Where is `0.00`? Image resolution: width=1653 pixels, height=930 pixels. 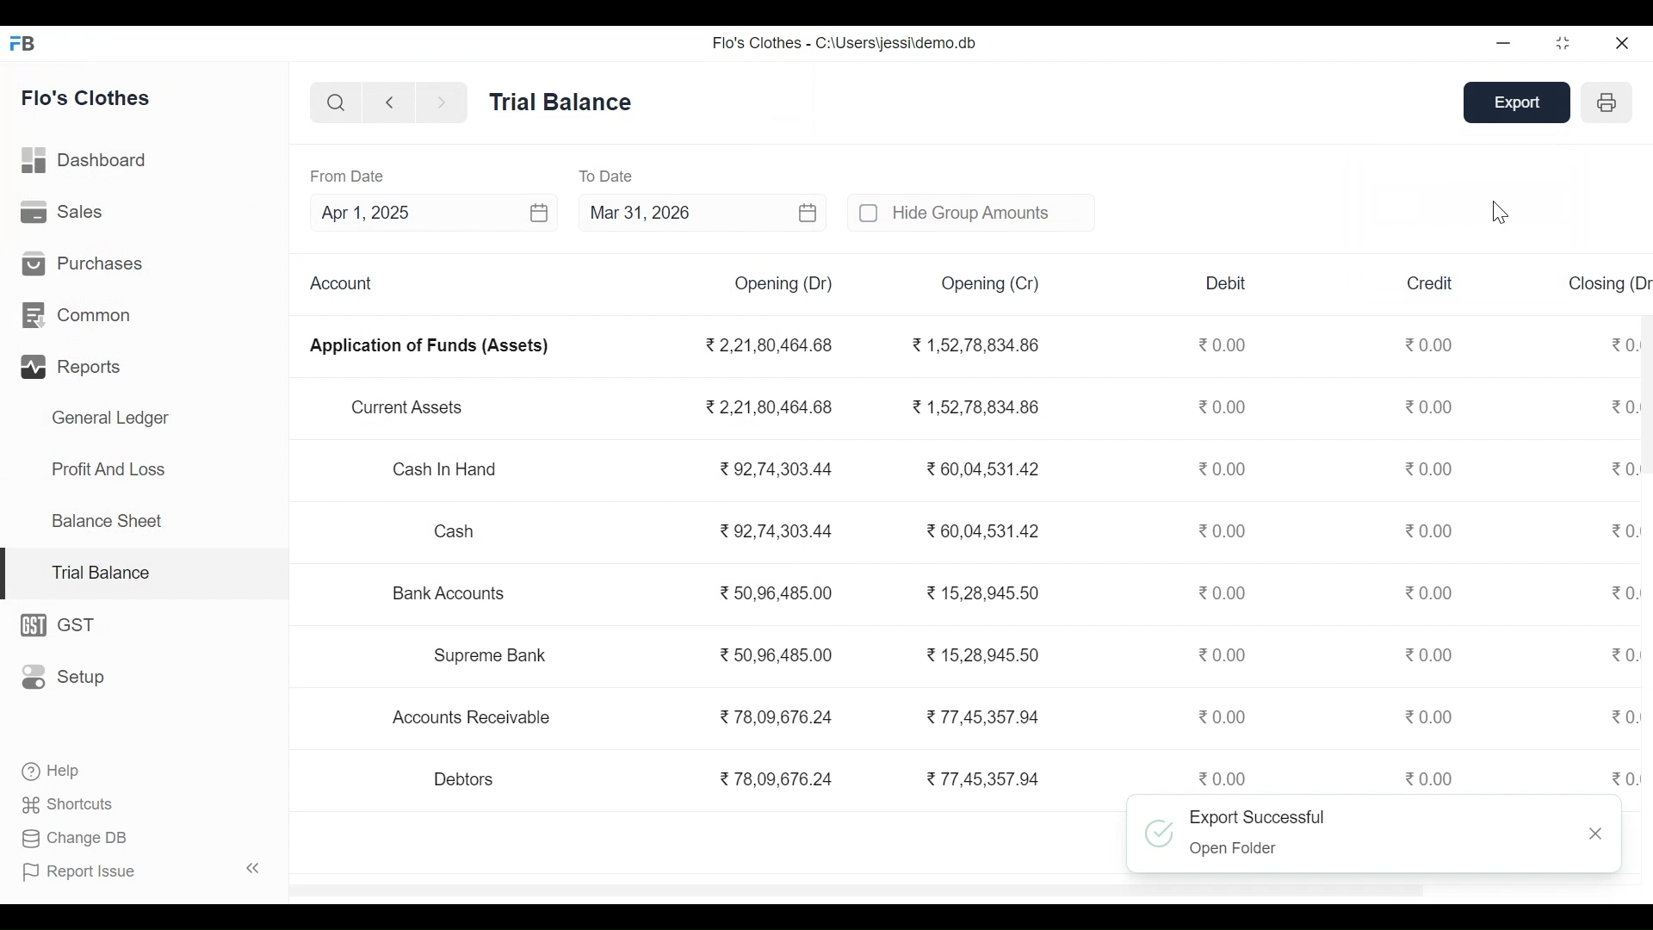
0.00 is located at coordinates (1433, 778).